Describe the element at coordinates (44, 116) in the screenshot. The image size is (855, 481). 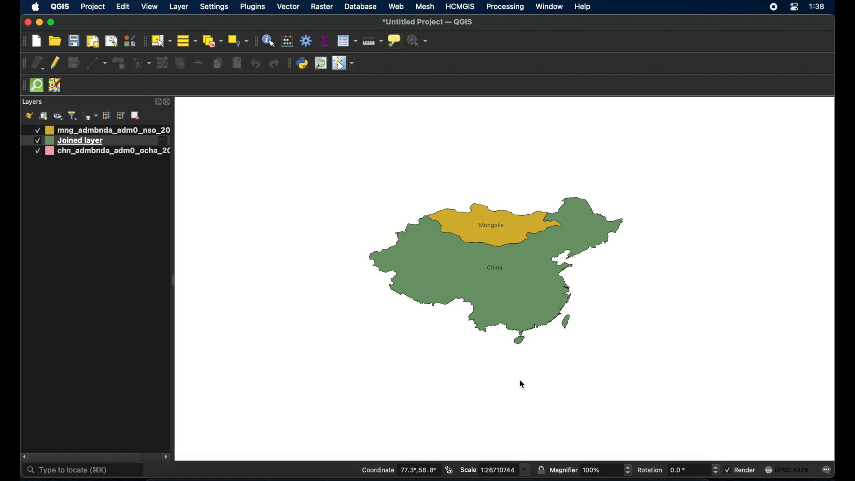
I see `add group` at that location.